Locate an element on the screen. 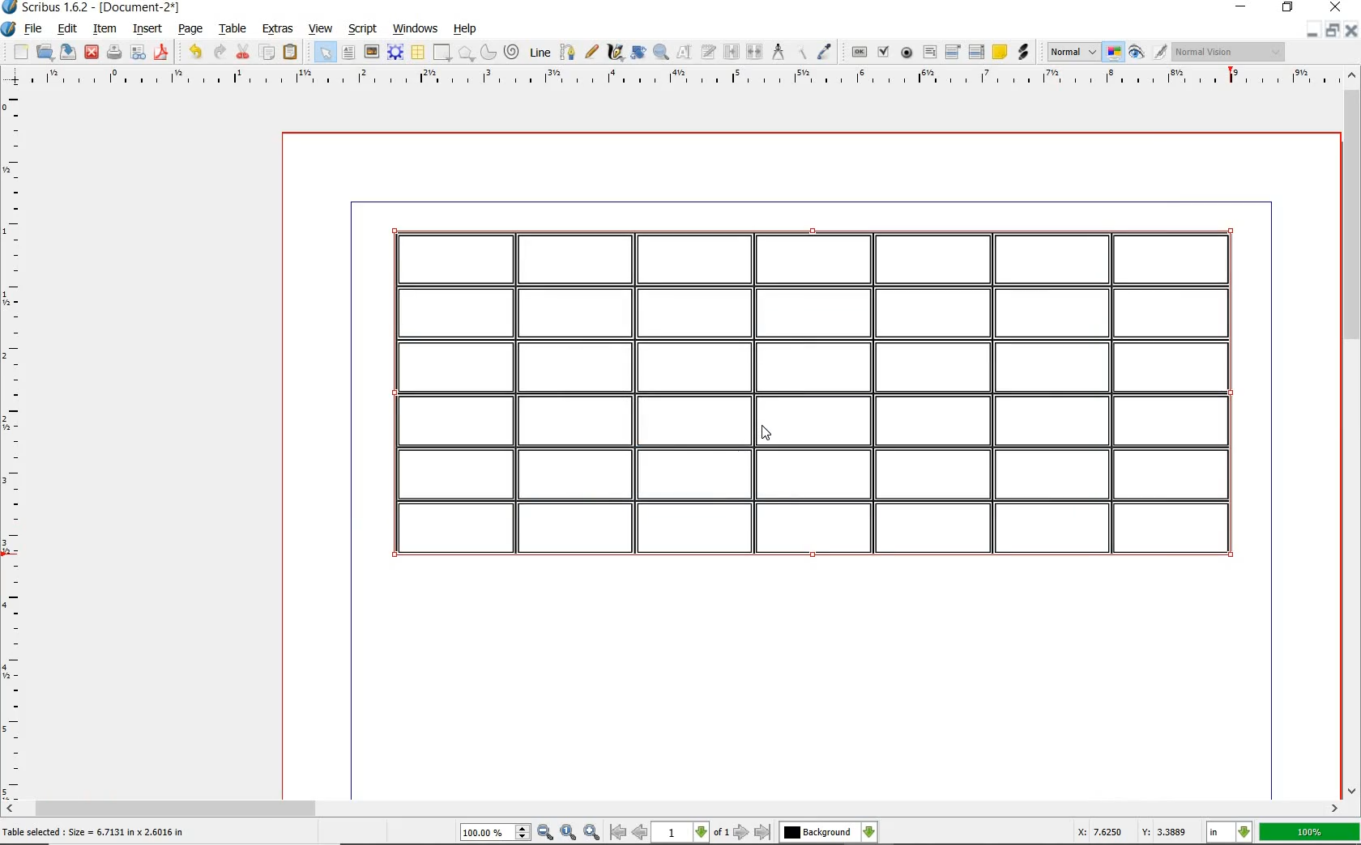 Image resolution: width=1361 pixels, height=845 pixels. save is located at coordinates (67, 53).